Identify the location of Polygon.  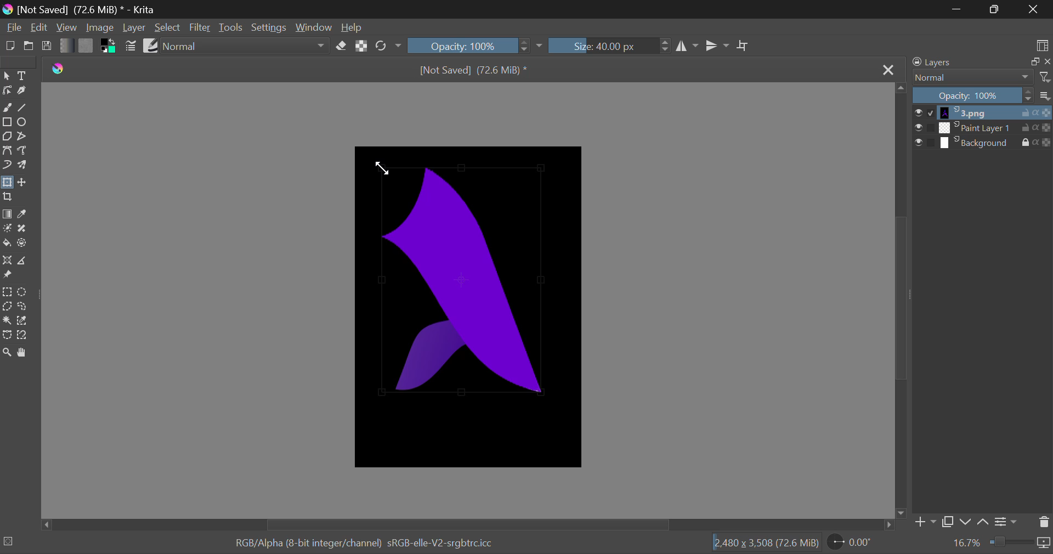
(8, 138).